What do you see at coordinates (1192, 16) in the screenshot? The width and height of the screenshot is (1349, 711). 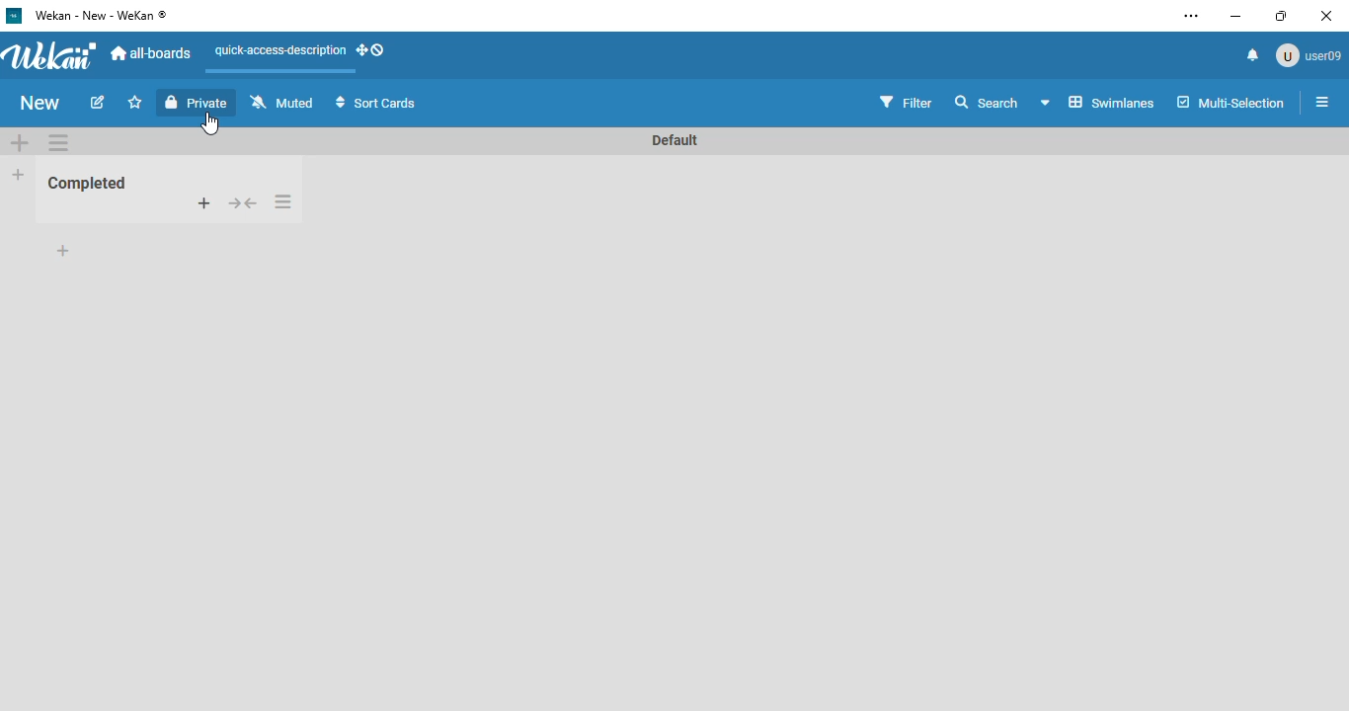 I see `settings and more` at bounding box center [1192, 16].